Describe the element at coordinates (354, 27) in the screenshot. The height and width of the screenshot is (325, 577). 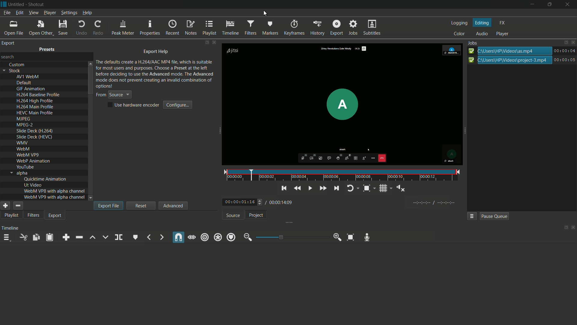
I see `jobs` at that location.